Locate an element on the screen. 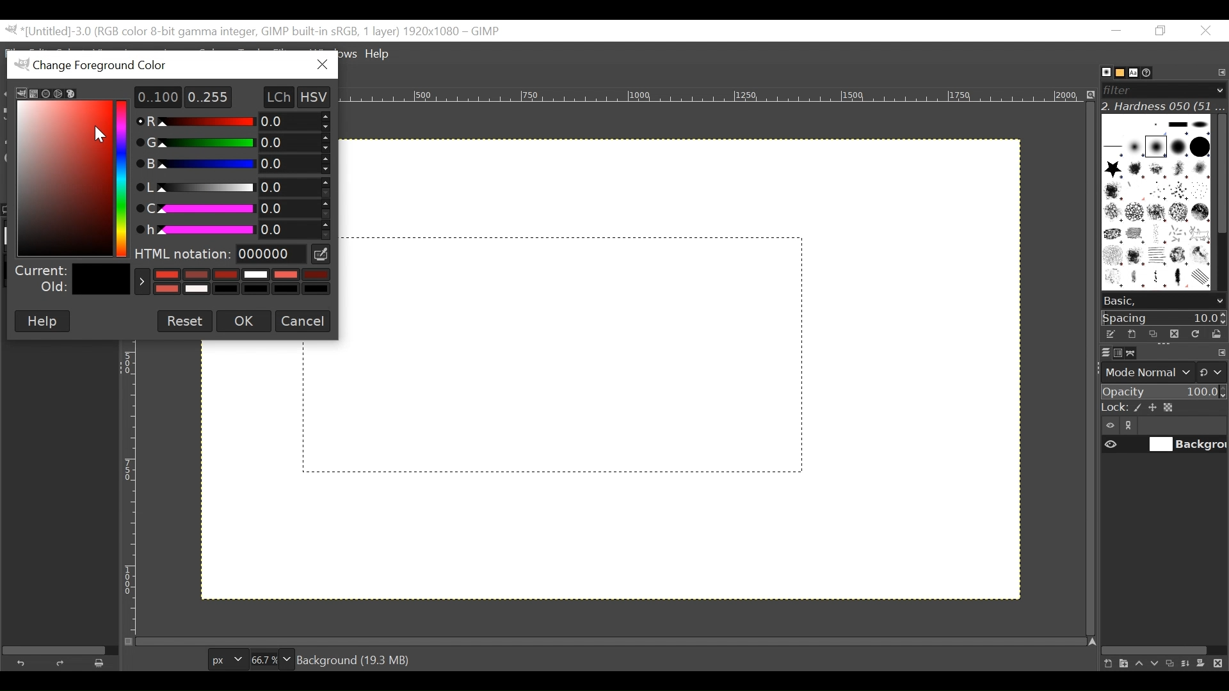  Hue is located at coordinates (230, 228).